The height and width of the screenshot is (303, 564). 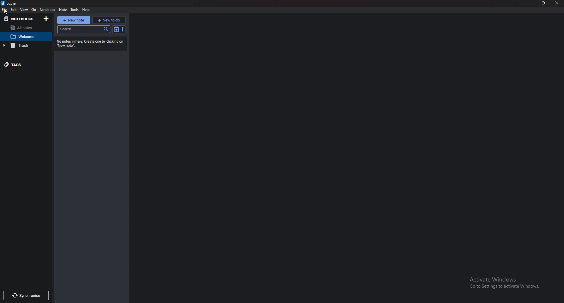 What do you see at coordinates (556, 3) in the screenshot?
I see `Close` at bounding box center [556, 3].